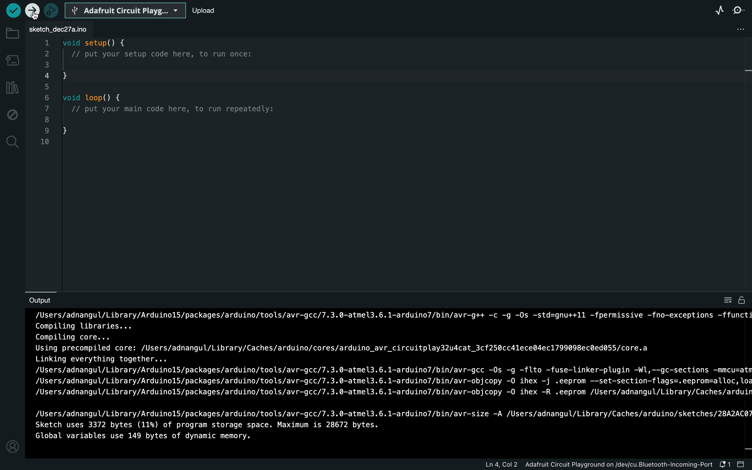 Image resolution: width=752 pixels, height=470 pixels. Describe the element at coordinates (717, 10) in the screenshot. I see `serial plotter` at that location.